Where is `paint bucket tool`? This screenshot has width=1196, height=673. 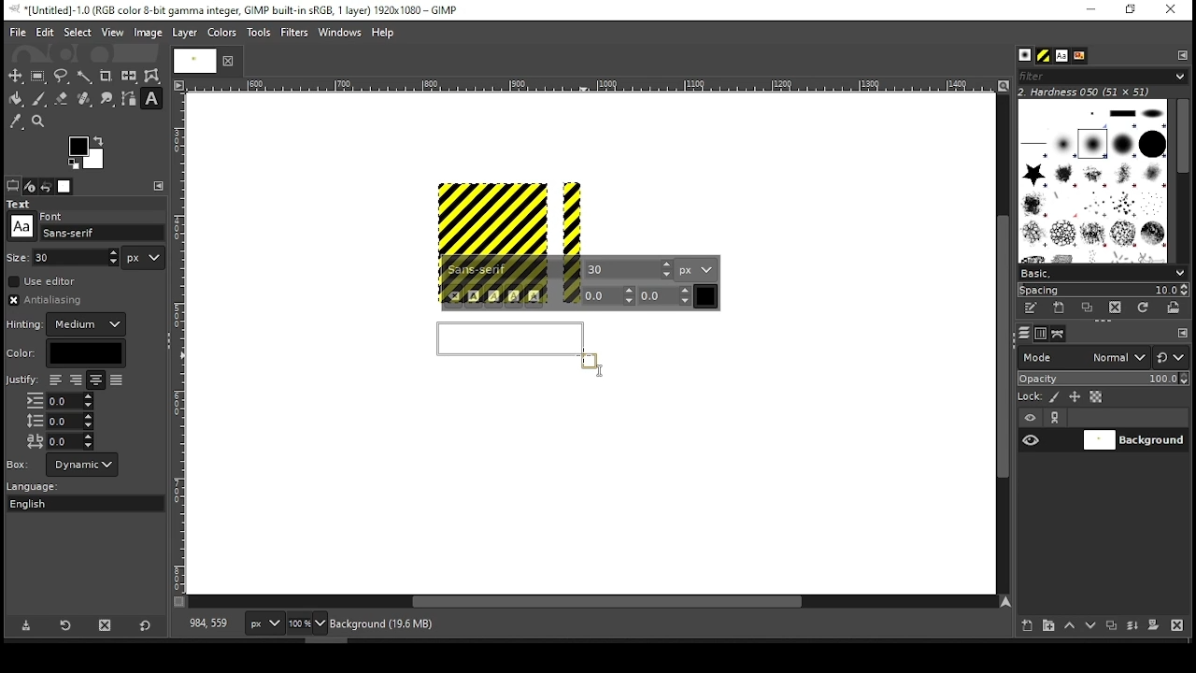 paint bucket tool is located at coordinates (17, 98).